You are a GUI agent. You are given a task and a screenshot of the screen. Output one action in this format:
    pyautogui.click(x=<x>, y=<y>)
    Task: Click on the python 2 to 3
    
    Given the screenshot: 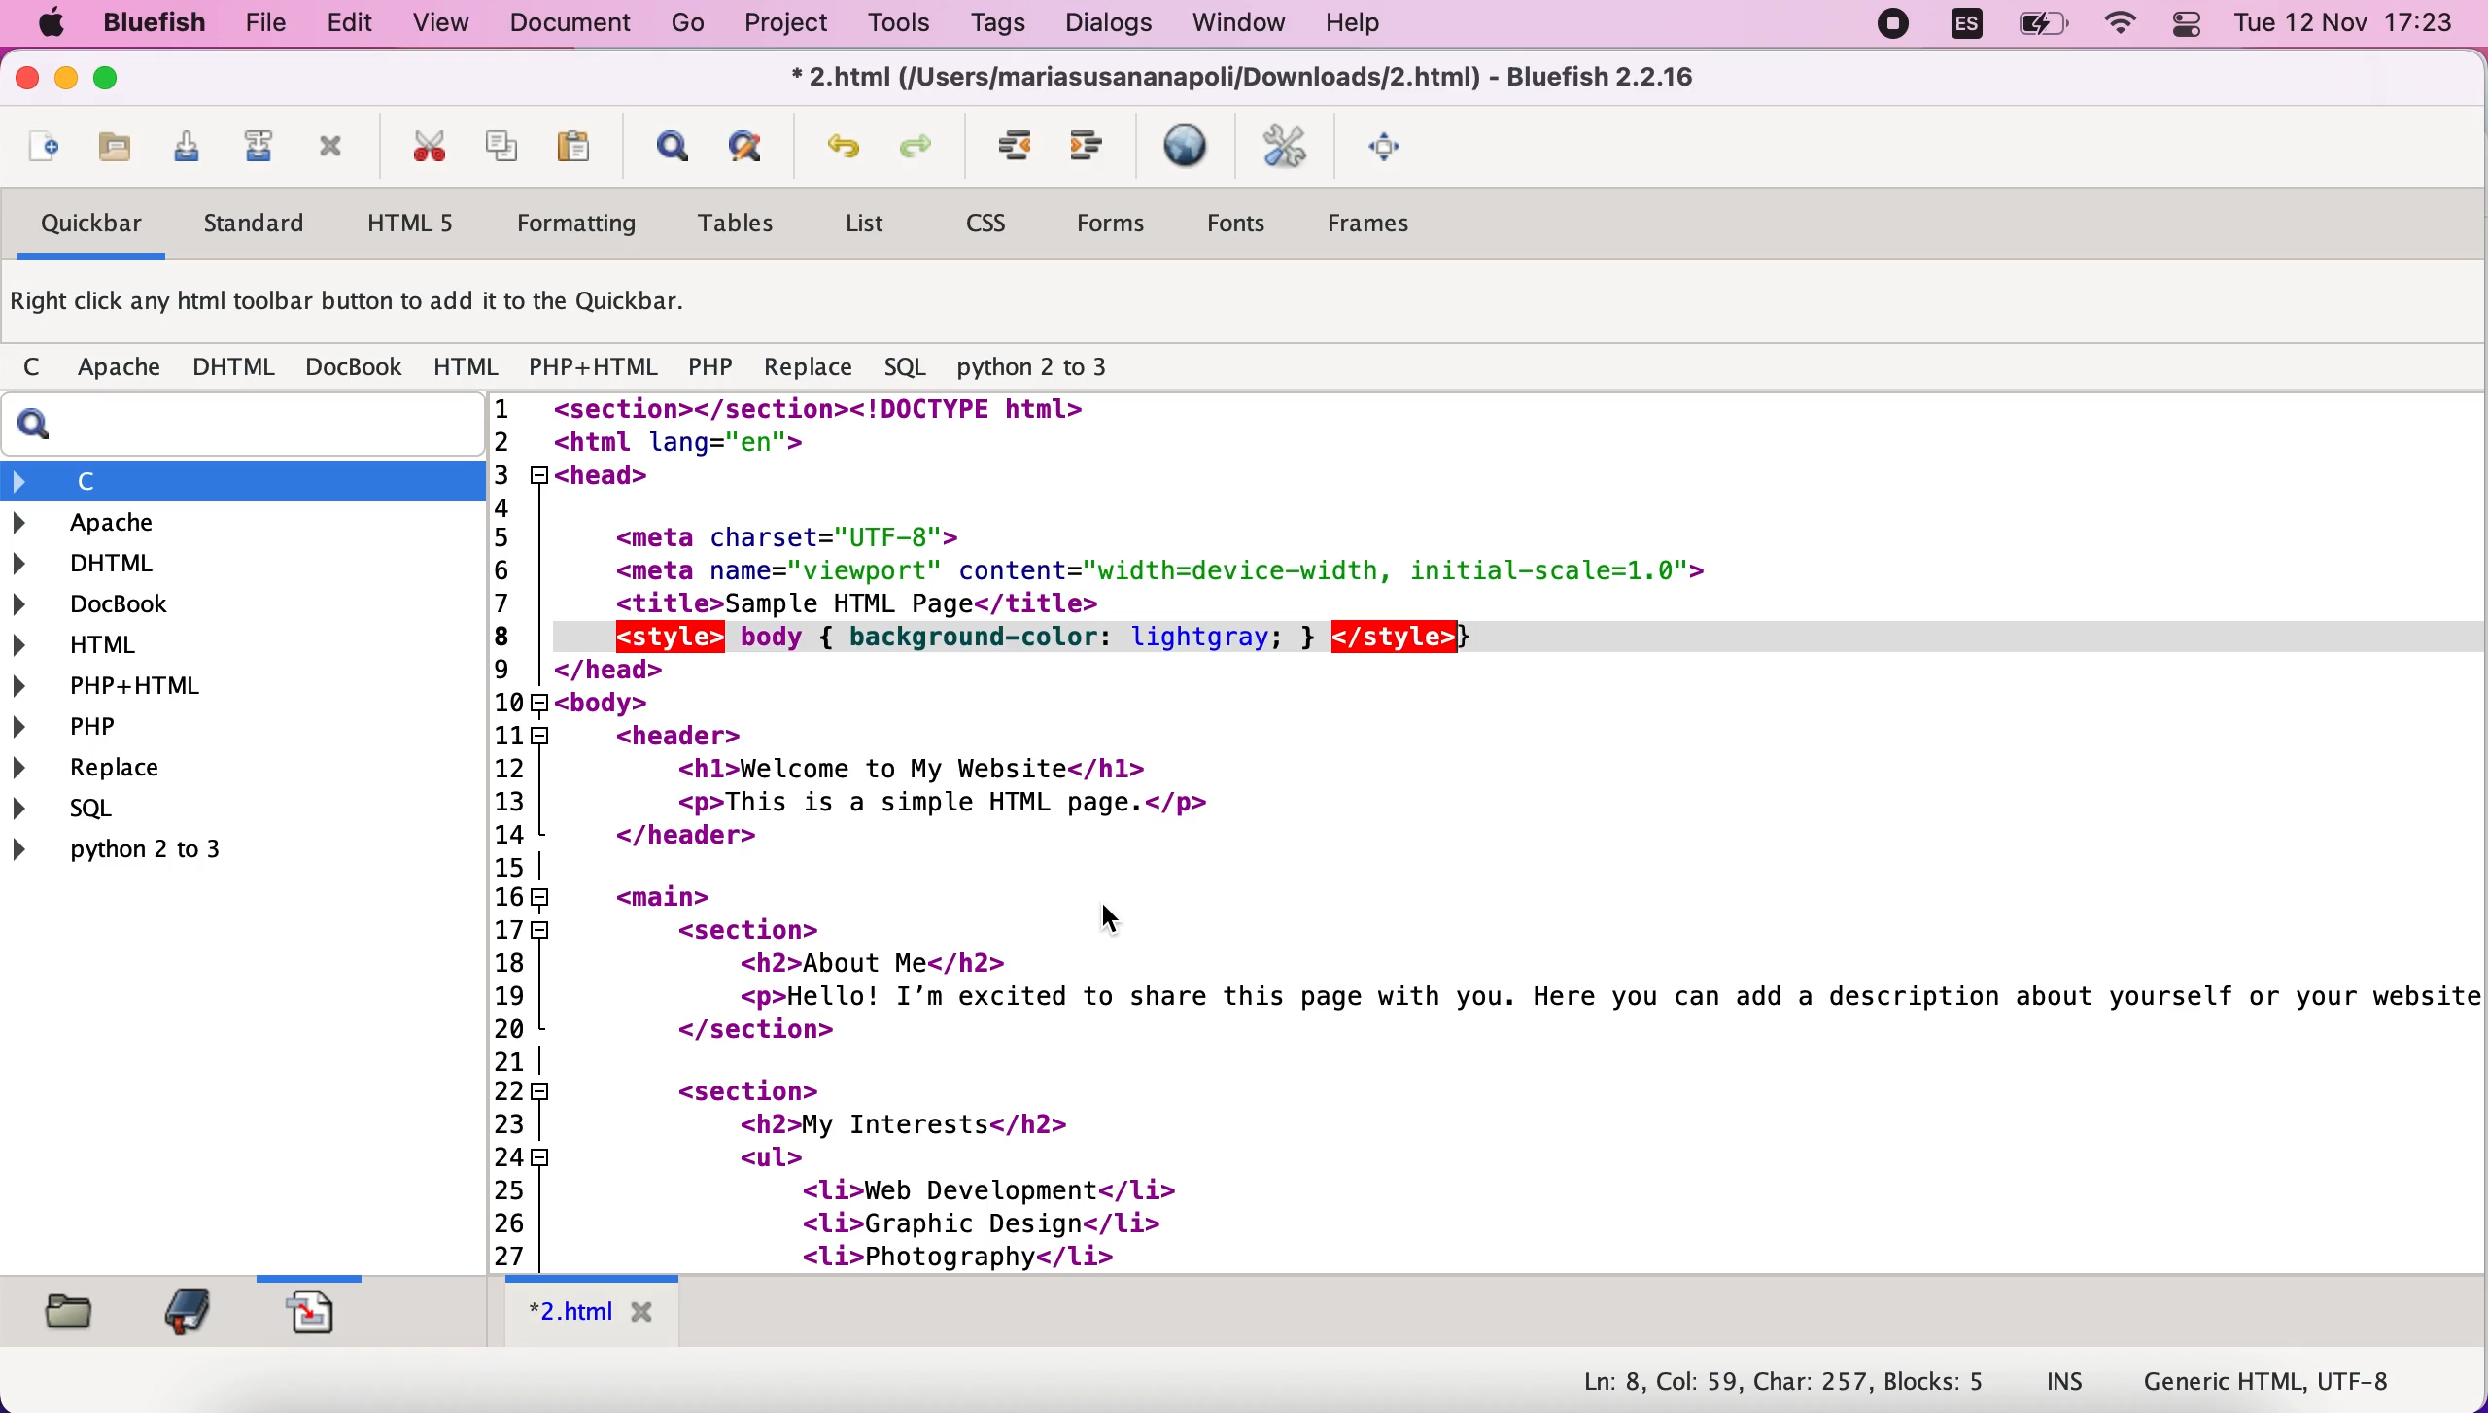 What is the action you would take?
    pyautogui.click(x=1044, y=367)
    